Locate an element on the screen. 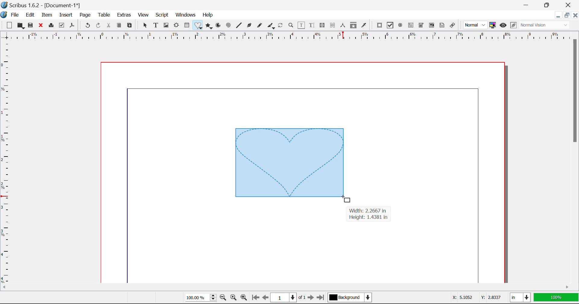 This screenshot has height=304, width=579. Table is located at coordinates (105, 15).